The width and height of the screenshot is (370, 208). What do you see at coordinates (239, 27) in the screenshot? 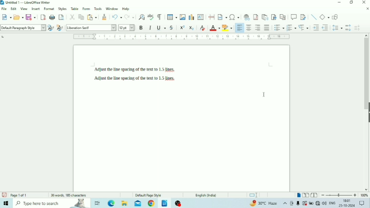
I see `Align Left` at bounding box center [239, 27].